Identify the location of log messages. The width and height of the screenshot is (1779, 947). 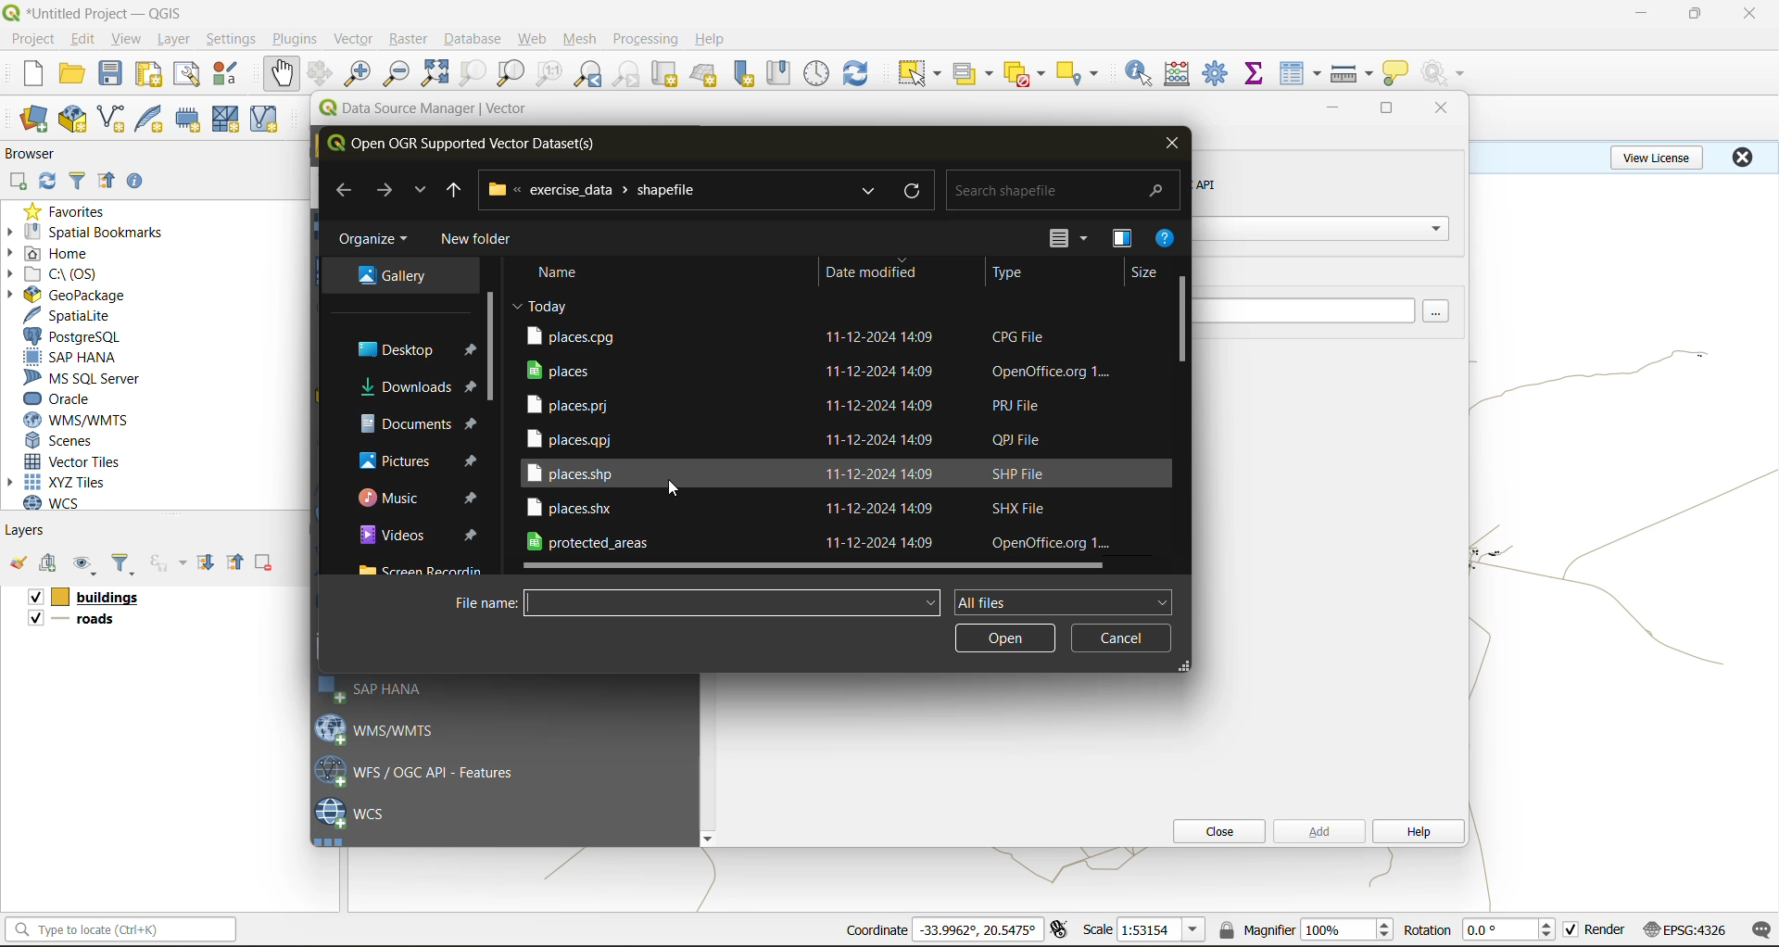
(1762, 930).